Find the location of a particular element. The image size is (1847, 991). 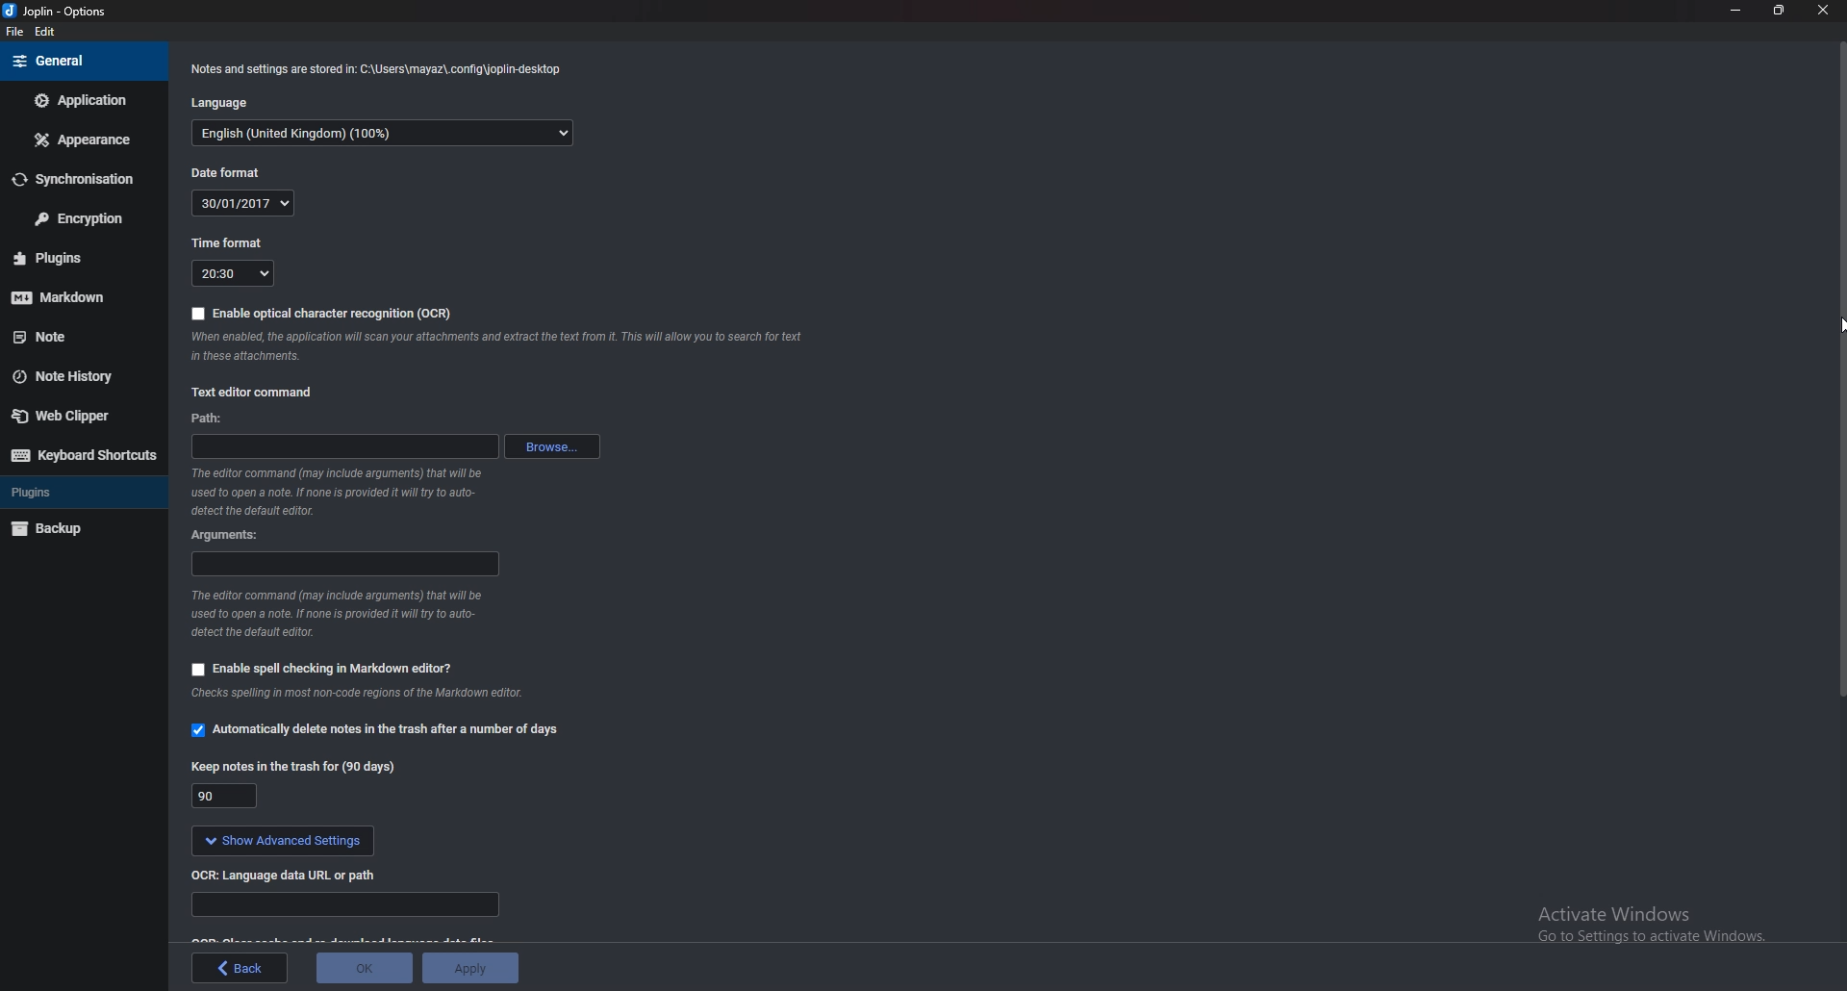

path is located at coordinates (343, 447).